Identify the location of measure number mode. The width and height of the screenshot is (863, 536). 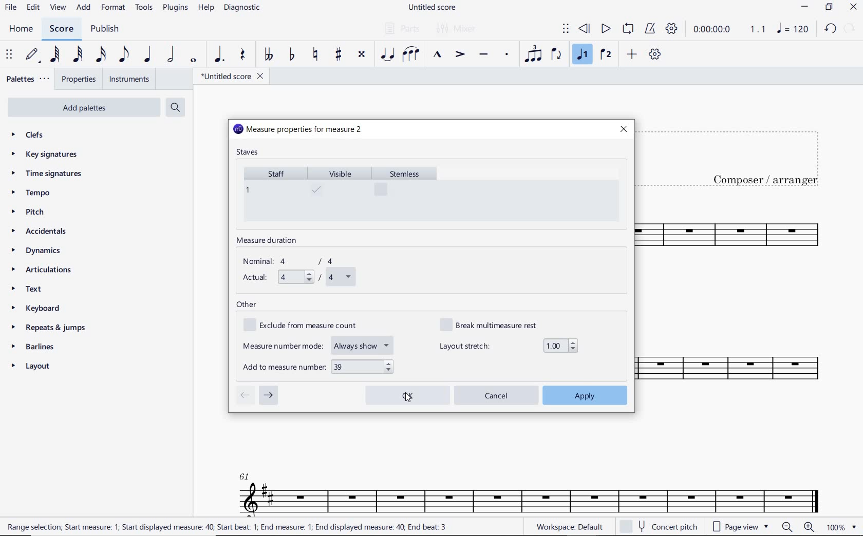
(319, 344).